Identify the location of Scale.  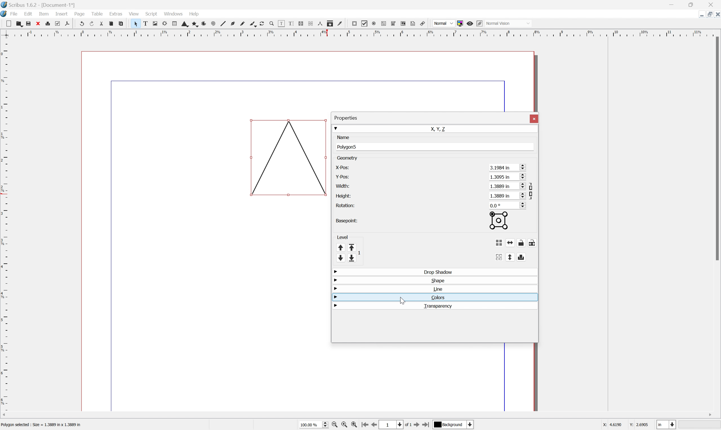
(360, 32).